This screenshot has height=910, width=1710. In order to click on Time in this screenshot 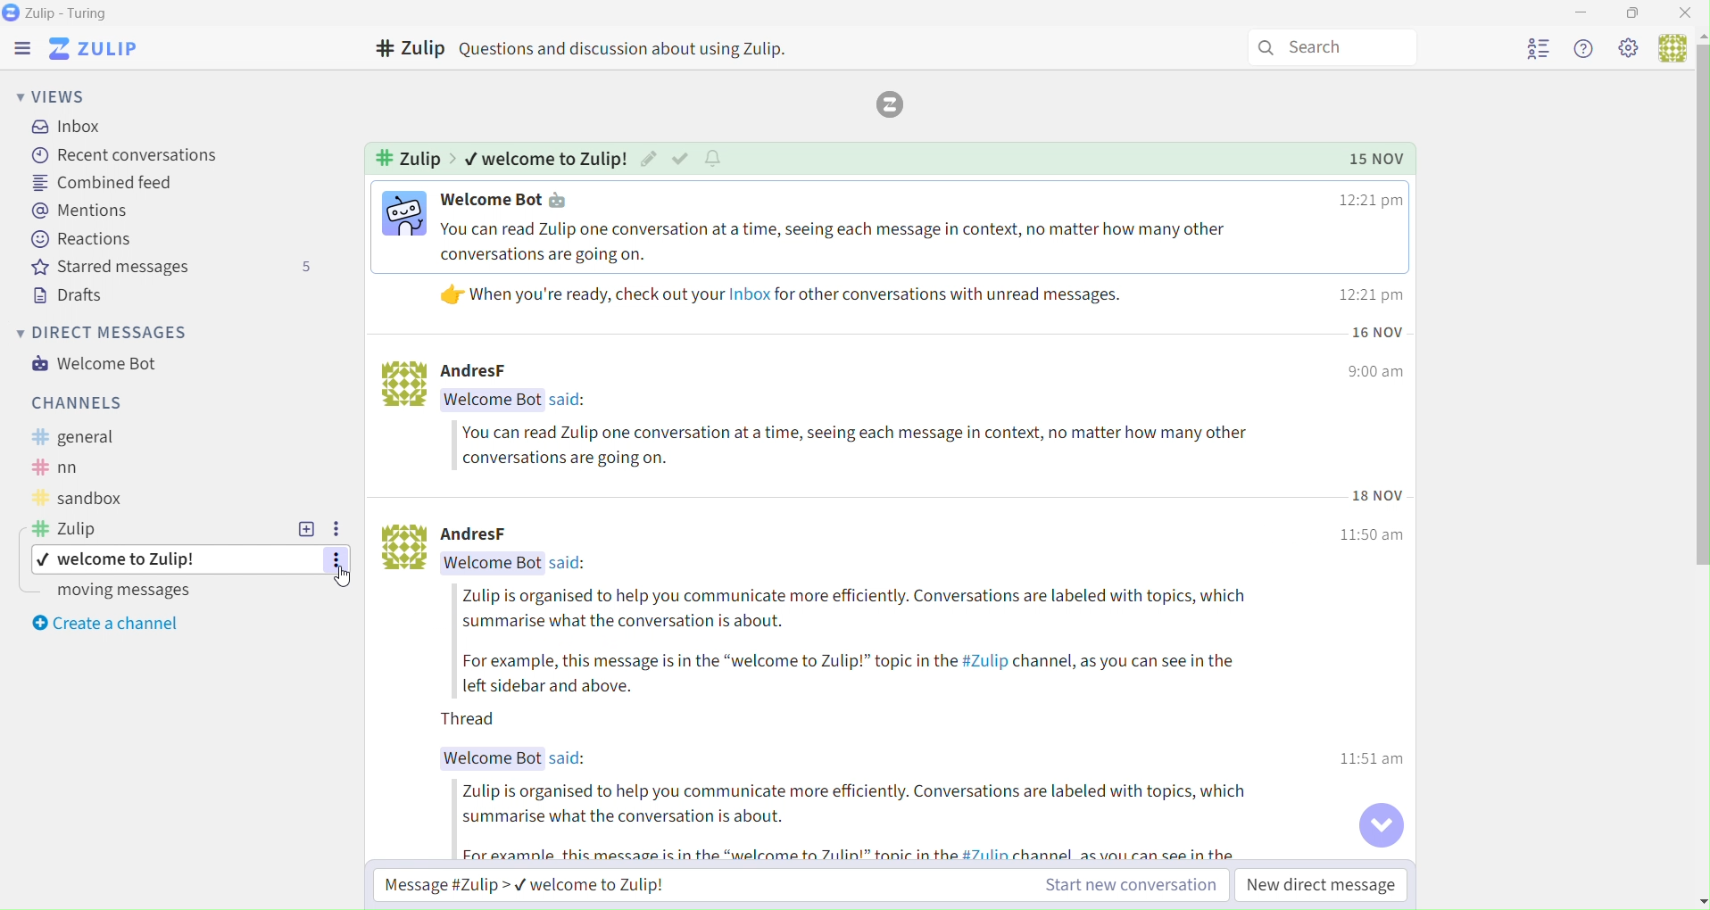, I will do `click(1375, 373)`.